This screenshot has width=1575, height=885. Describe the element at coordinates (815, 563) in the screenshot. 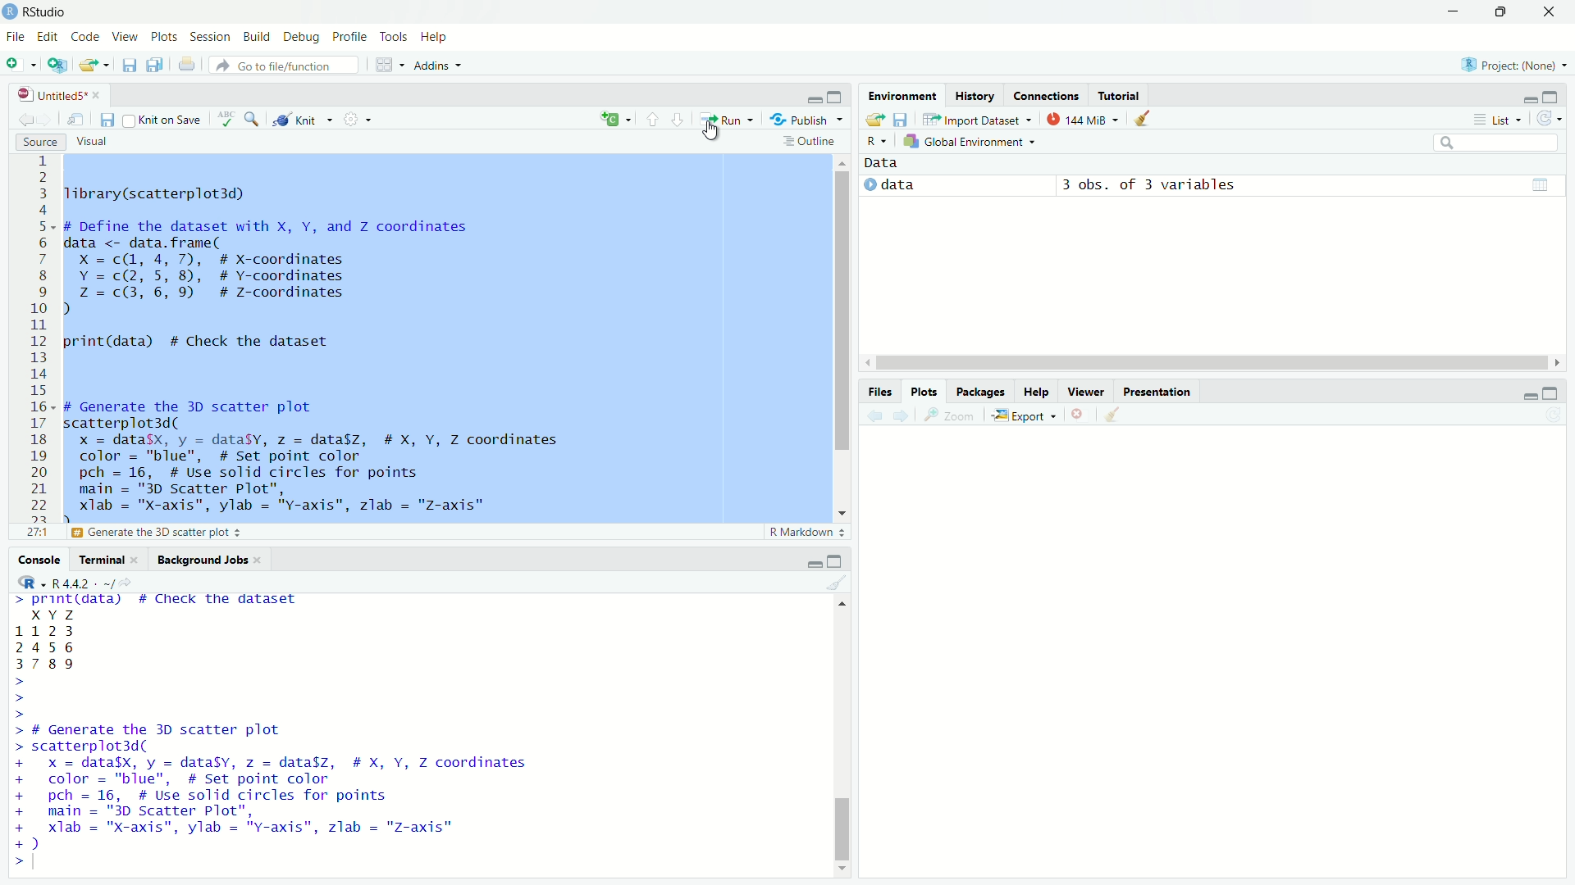

I see `minimize` at that location.